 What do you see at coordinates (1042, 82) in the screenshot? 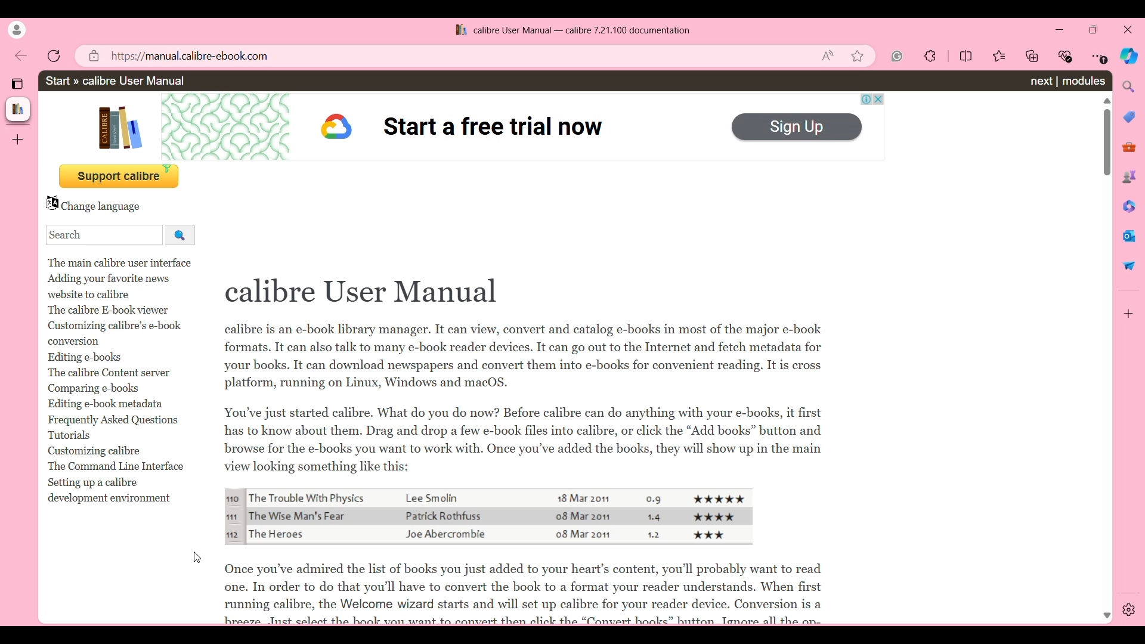
I see `Next` at bounding box center [1042, 82].